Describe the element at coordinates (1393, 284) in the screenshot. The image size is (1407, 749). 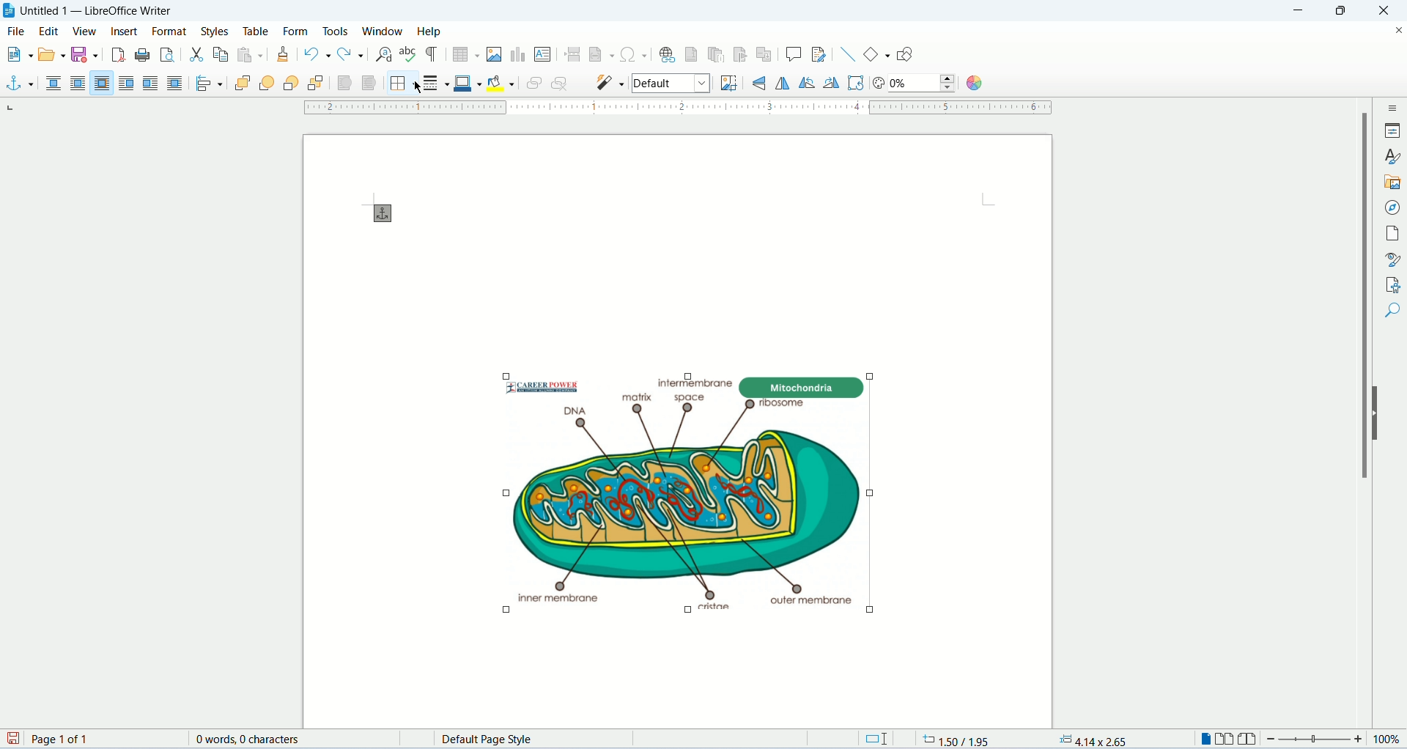
I see `manage changes` at that location.